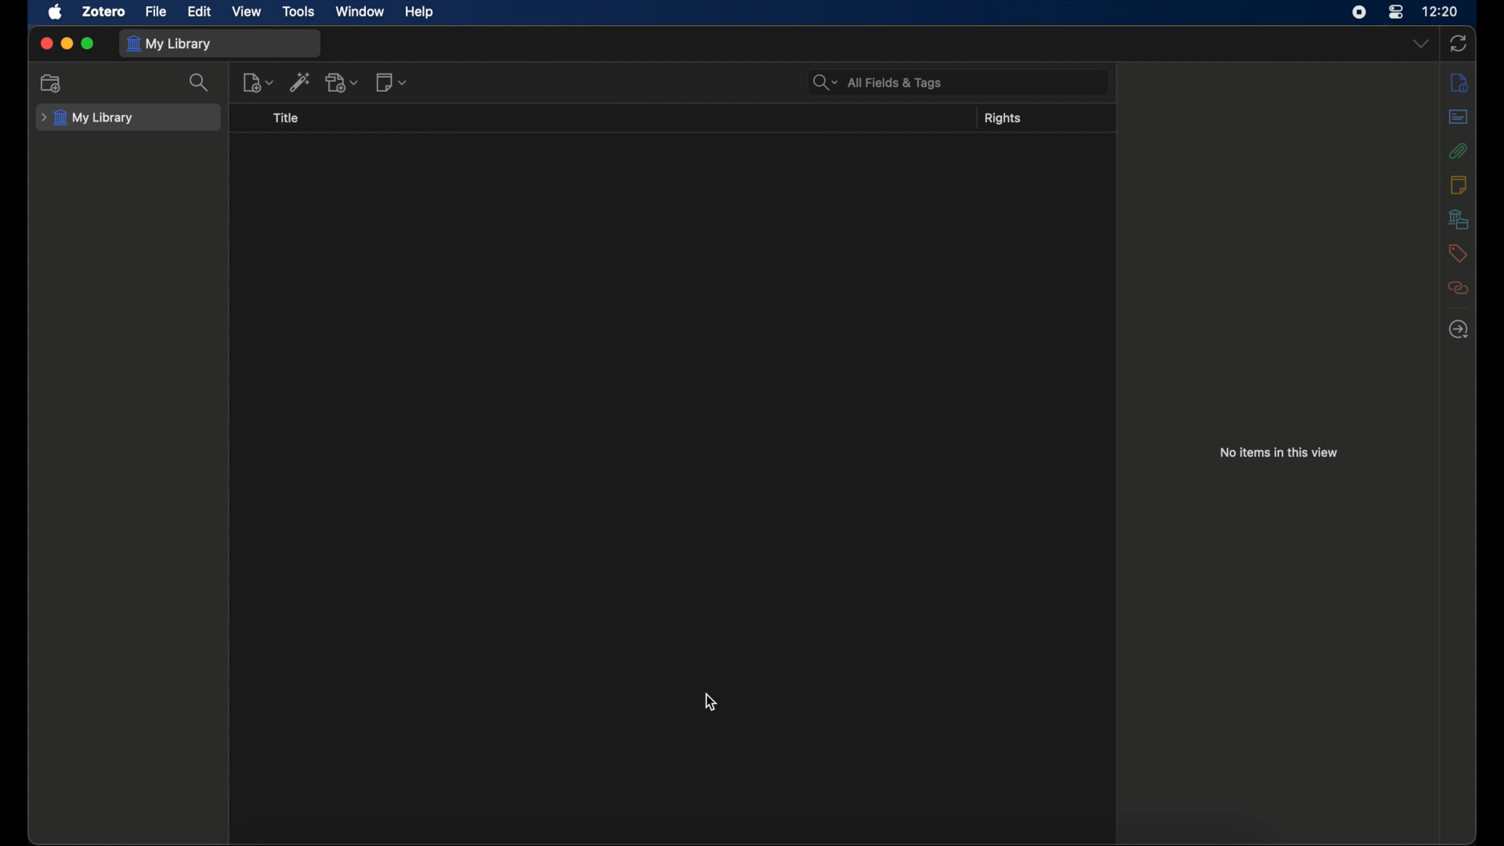  What do you see at coordinates (1278, 453) in the screenshot?
I see `no items in this view` at bounding box center [1278, 453].